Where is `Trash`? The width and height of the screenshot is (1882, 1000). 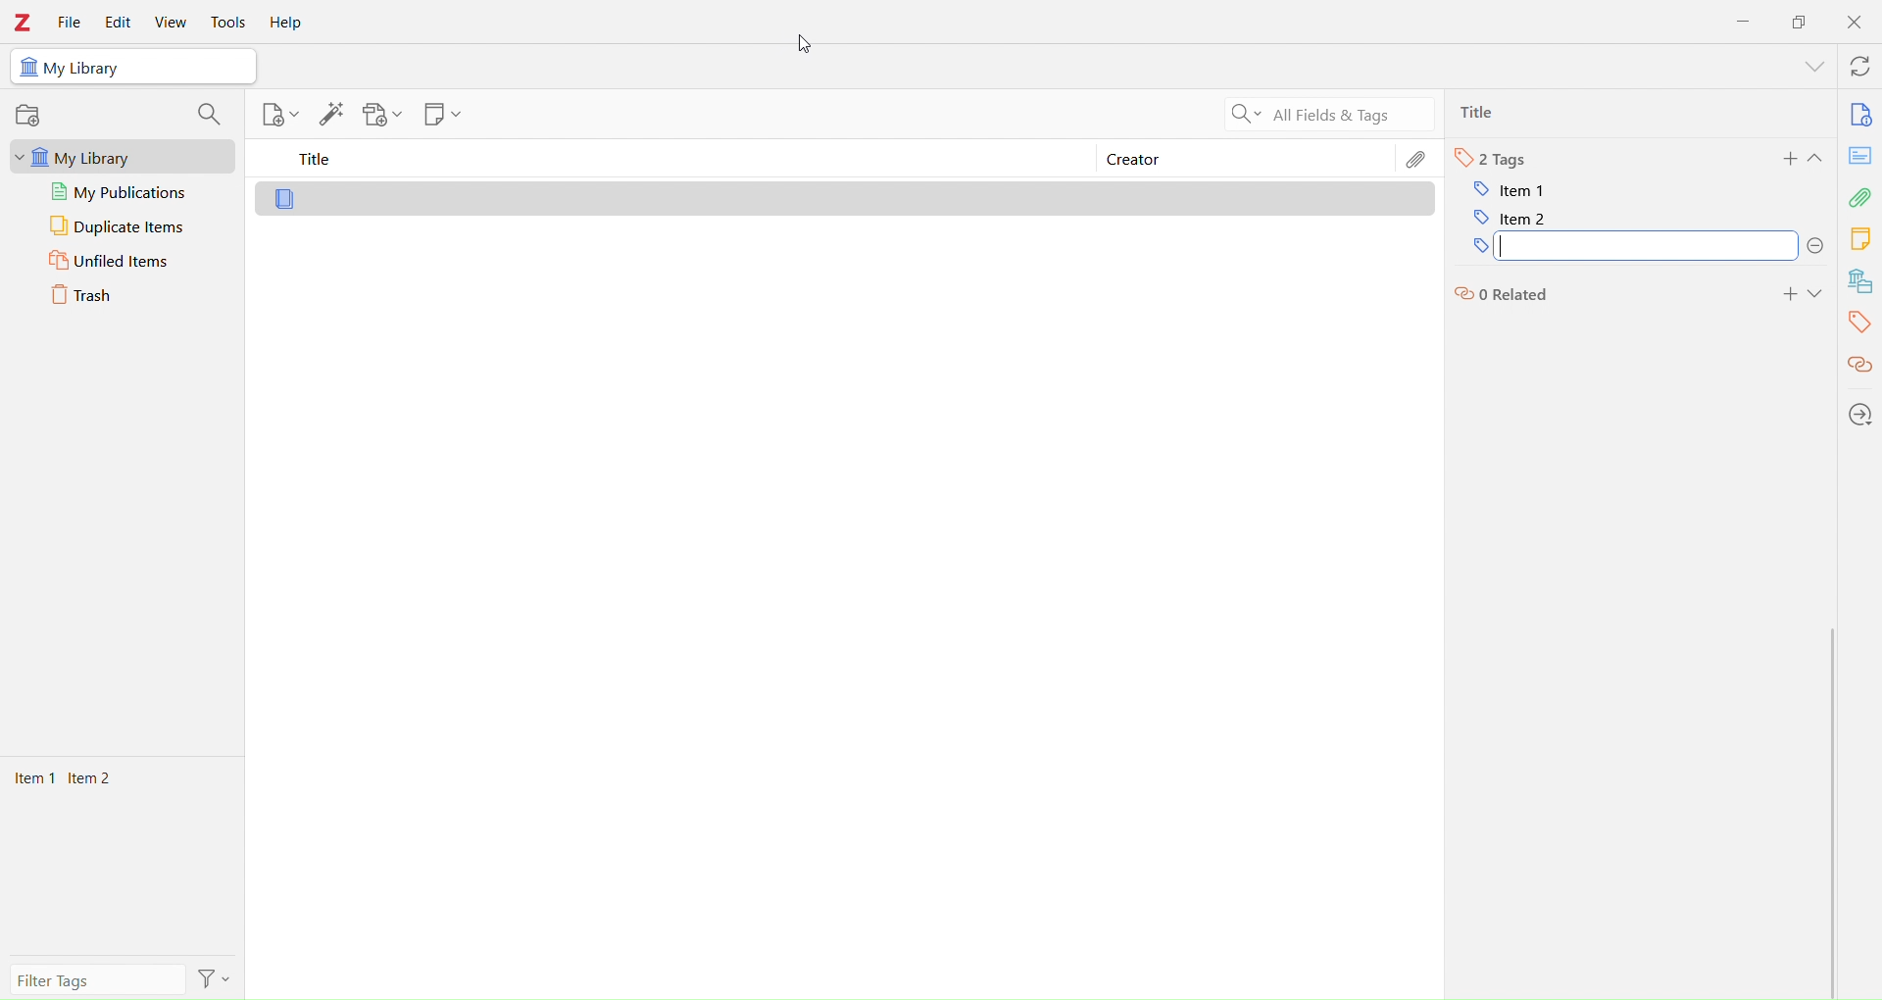 Trash is located at coordinates (80, 294).